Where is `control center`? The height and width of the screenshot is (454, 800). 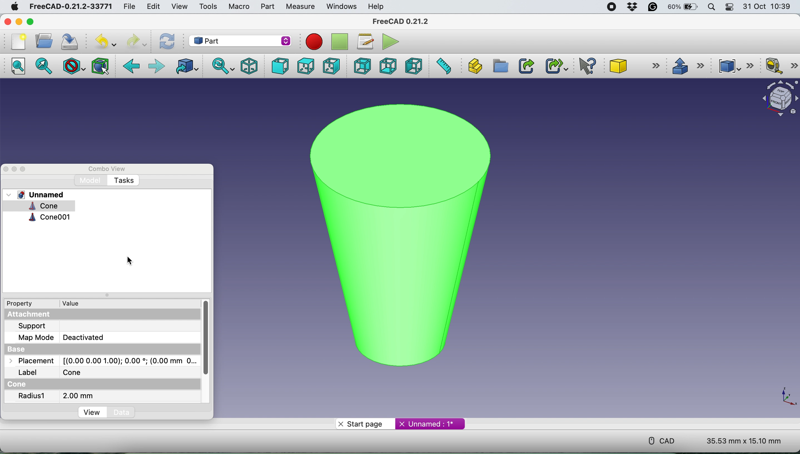 control center is located at coordinates (730, 8).